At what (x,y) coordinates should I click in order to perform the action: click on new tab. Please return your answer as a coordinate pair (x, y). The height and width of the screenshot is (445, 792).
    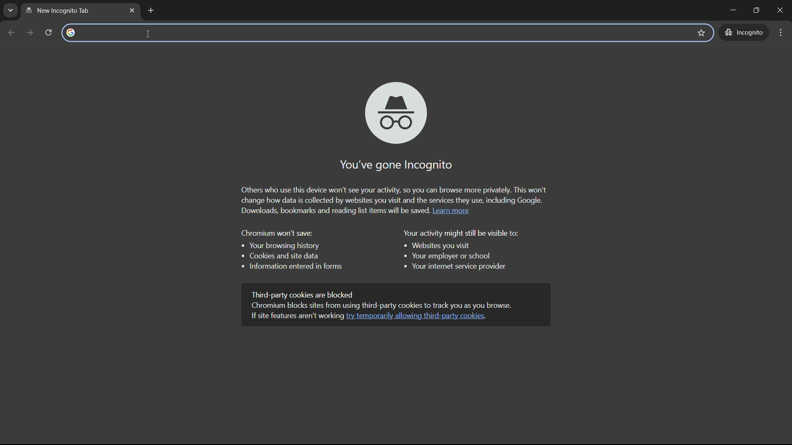
    Looking at the image, I should click on (74, 10).